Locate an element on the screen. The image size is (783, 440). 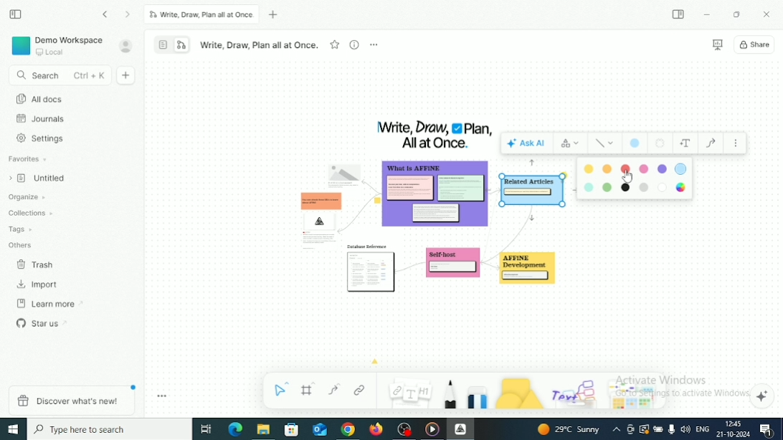
Select is located at coordinates (283, 388).